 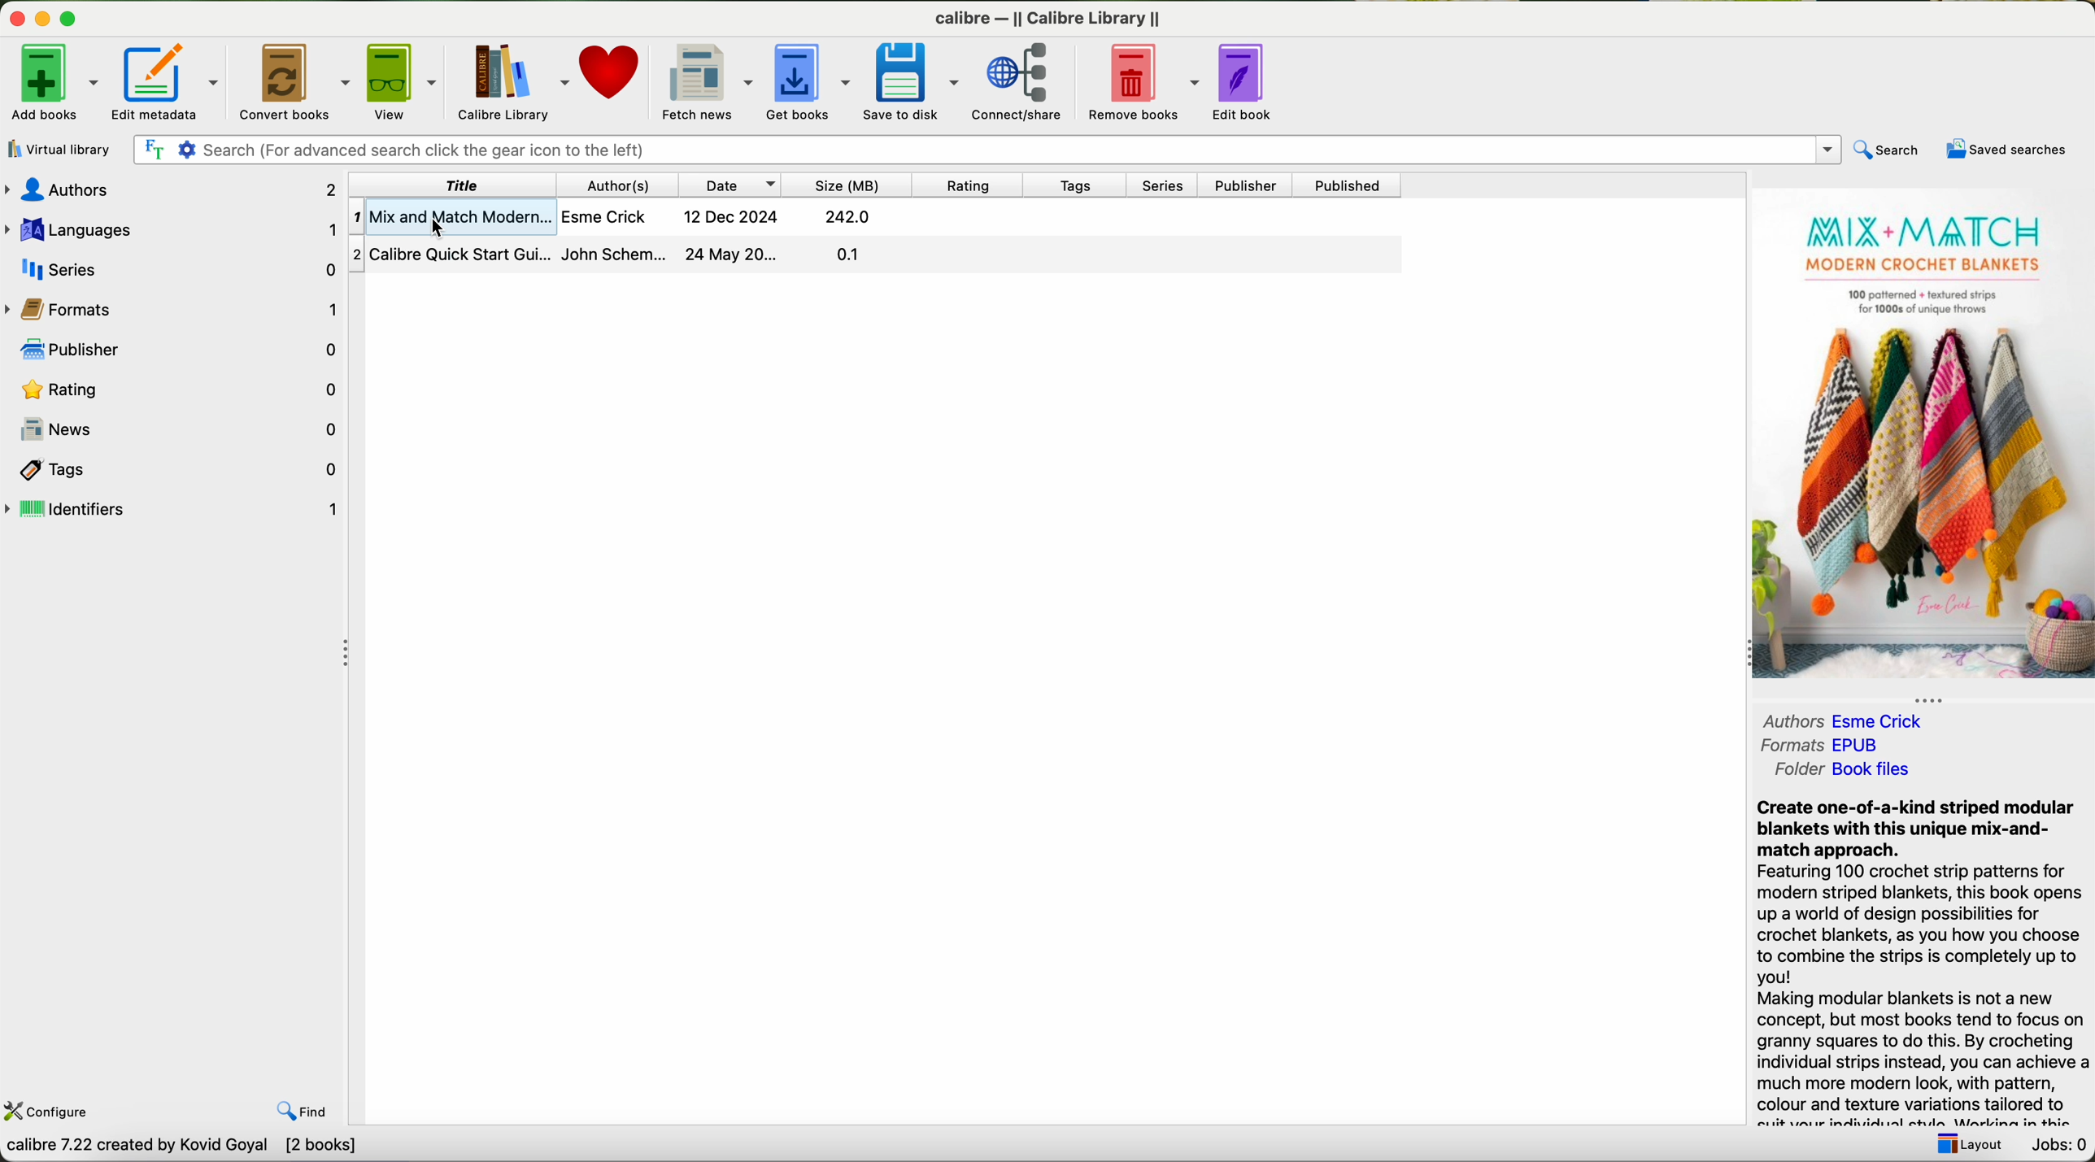 What do you see at coordinates (173, 509) in the screenshot?
I see `identifiers` at bounding box center [173, 509].